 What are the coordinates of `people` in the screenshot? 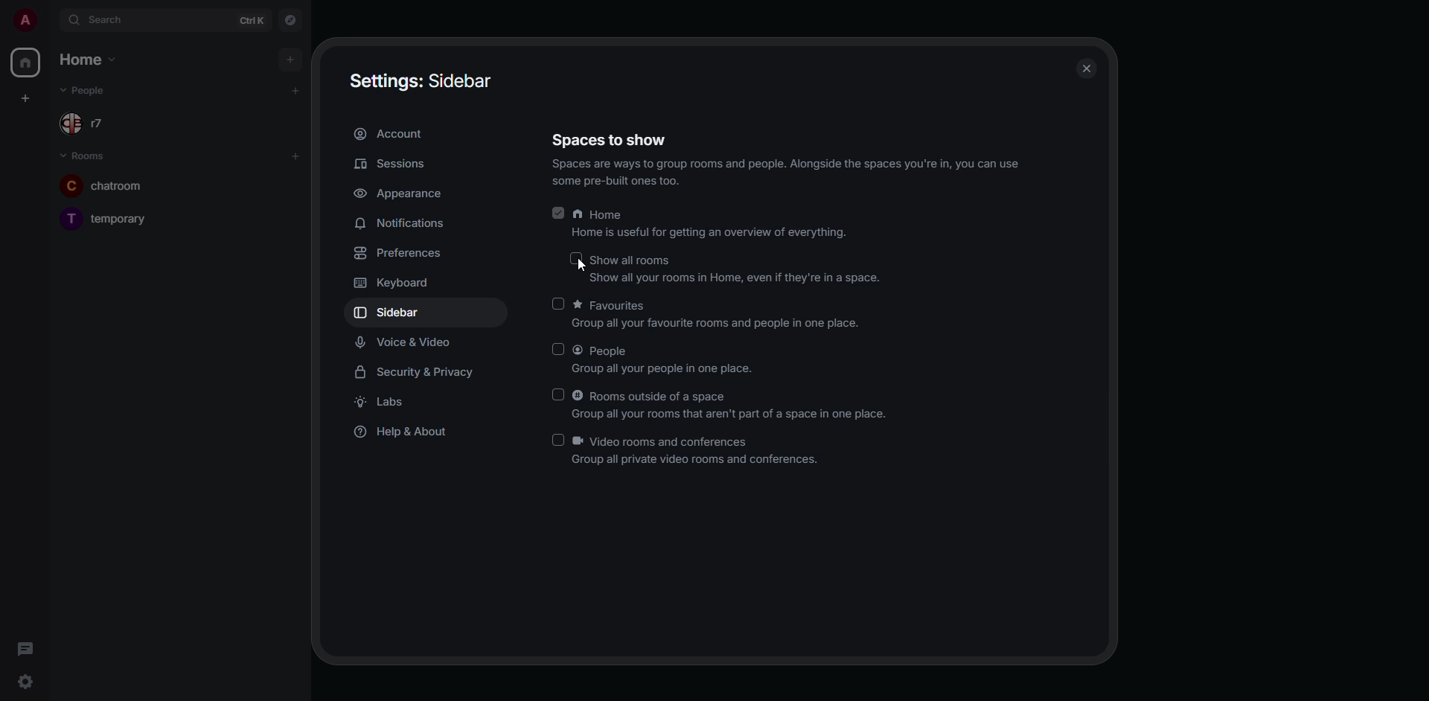 It's located at (666, 359).